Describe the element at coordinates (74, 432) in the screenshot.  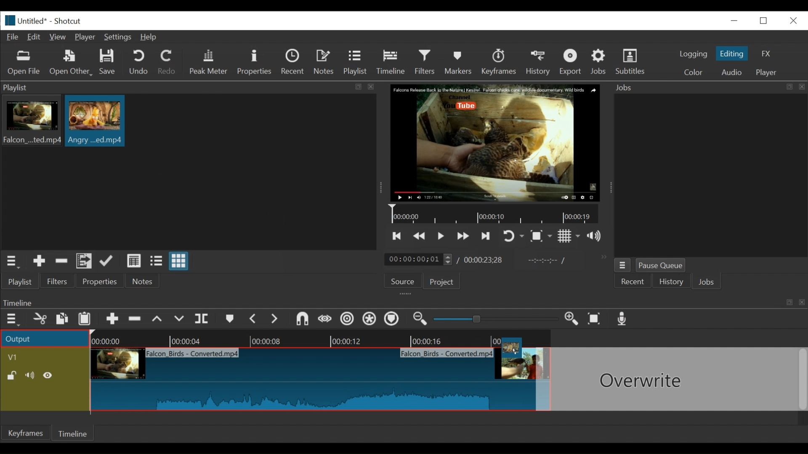
I see `Timeline` at that location.